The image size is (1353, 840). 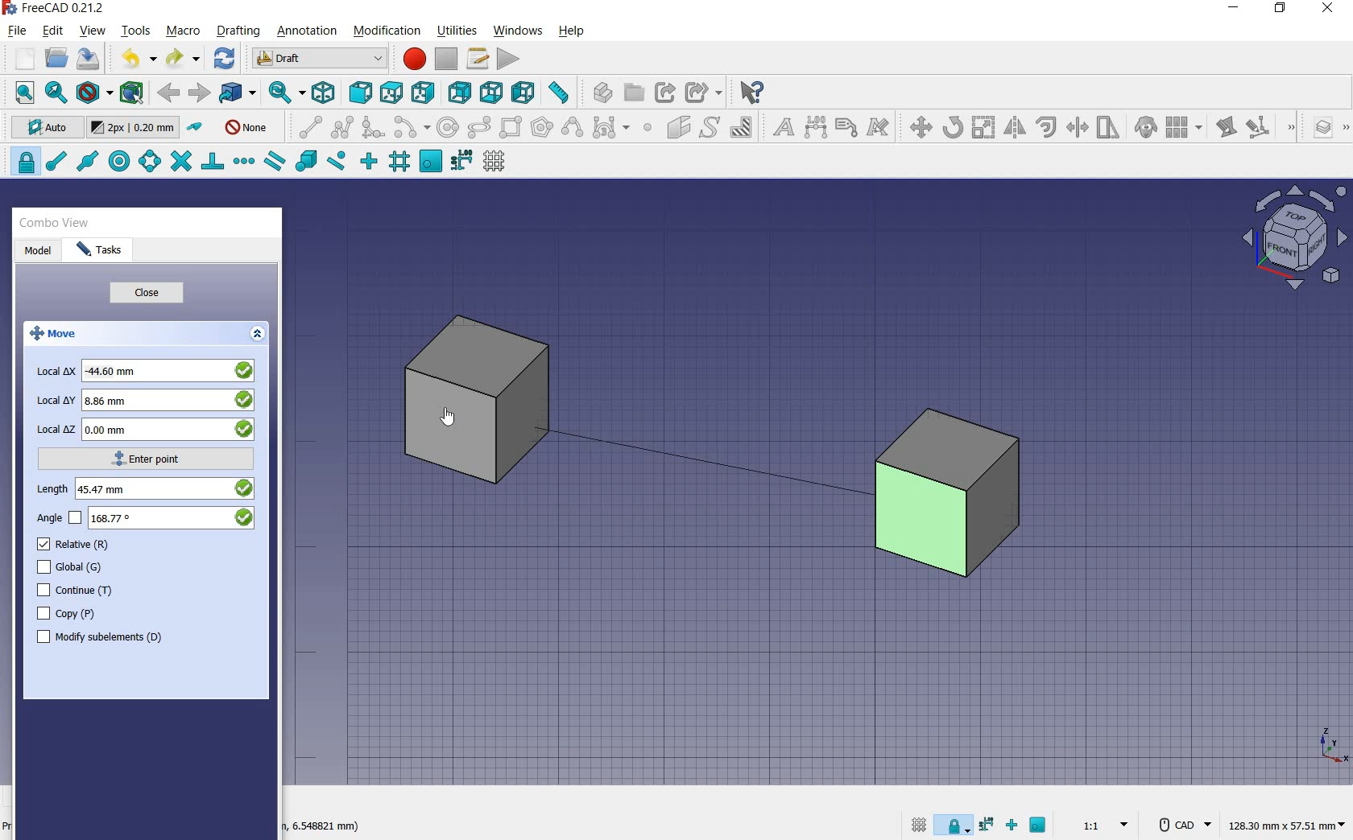 What do you see at coordinates (1235, 10) in the screenshot?
I see `minimize` at bounding box center [1235, 10].